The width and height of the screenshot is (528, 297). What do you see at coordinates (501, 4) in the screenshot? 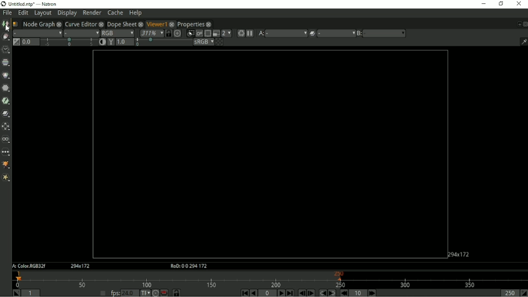
I see `Restore down` at bounding box center [501, 4].